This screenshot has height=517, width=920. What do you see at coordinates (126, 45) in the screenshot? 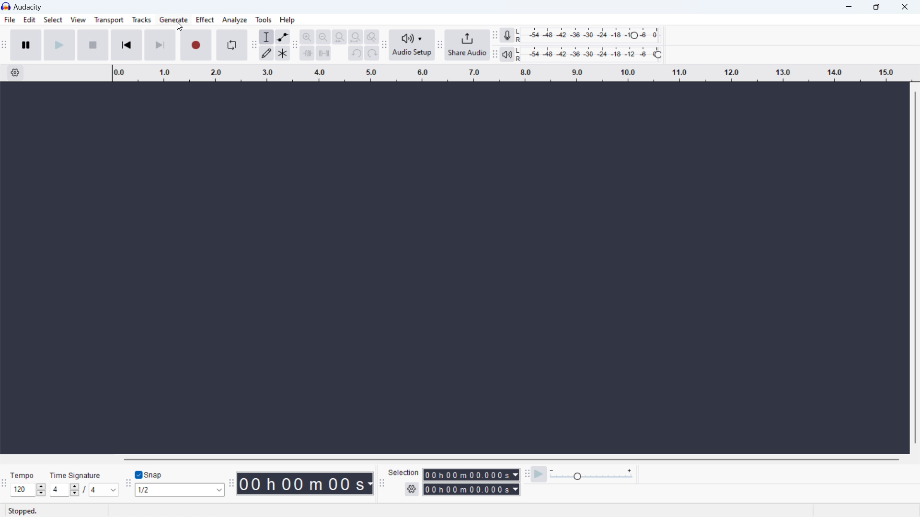
I see `skip to the start` at bounding box center [126, 45].